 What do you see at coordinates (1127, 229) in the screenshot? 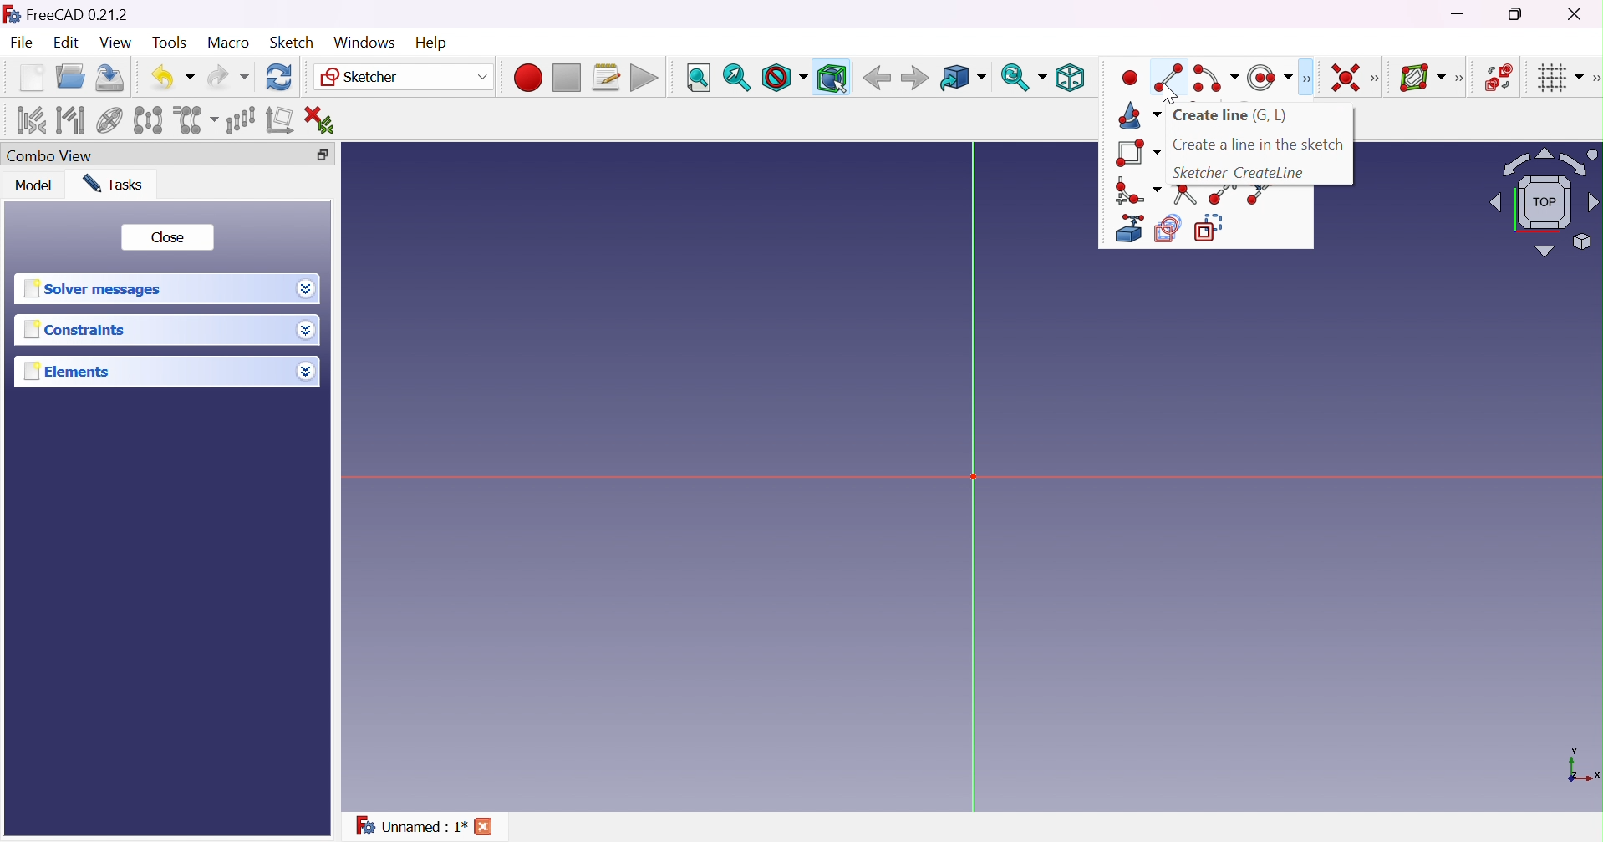
I see `Create external geometry` at bounding box center [1127, 229].